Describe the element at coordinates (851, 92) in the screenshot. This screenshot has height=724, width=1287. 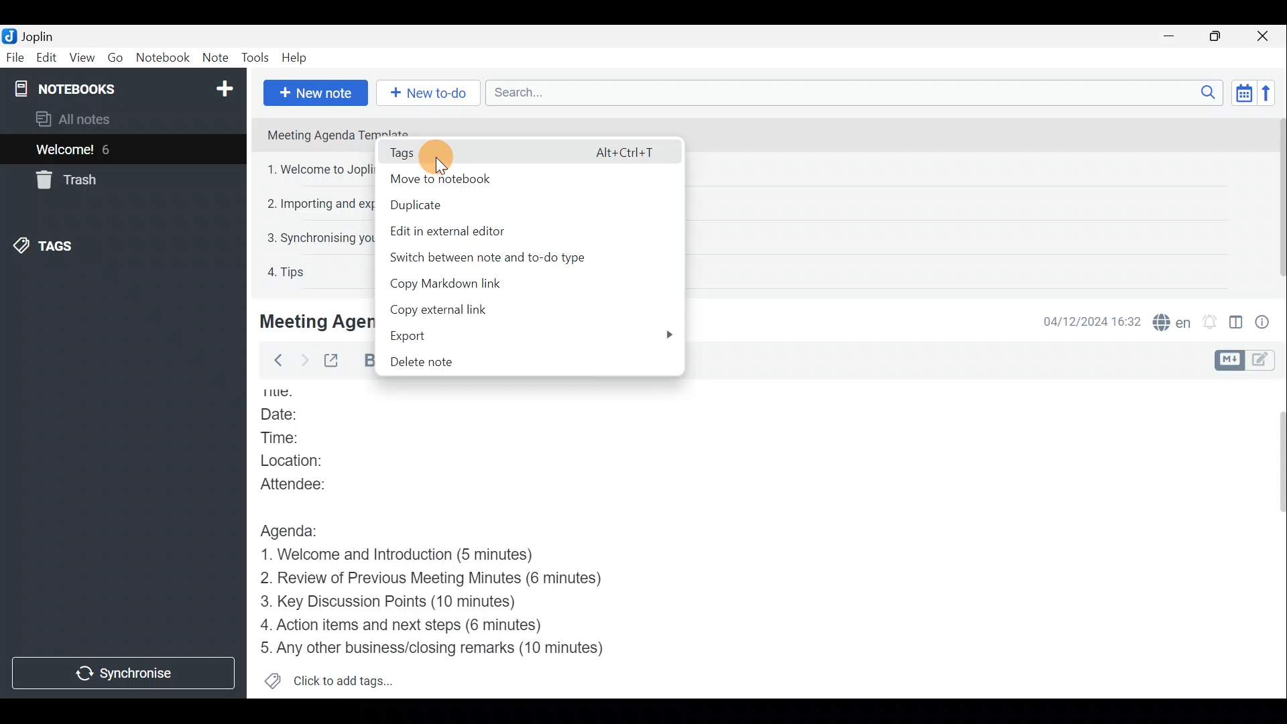
I see `Search bar` at that location.